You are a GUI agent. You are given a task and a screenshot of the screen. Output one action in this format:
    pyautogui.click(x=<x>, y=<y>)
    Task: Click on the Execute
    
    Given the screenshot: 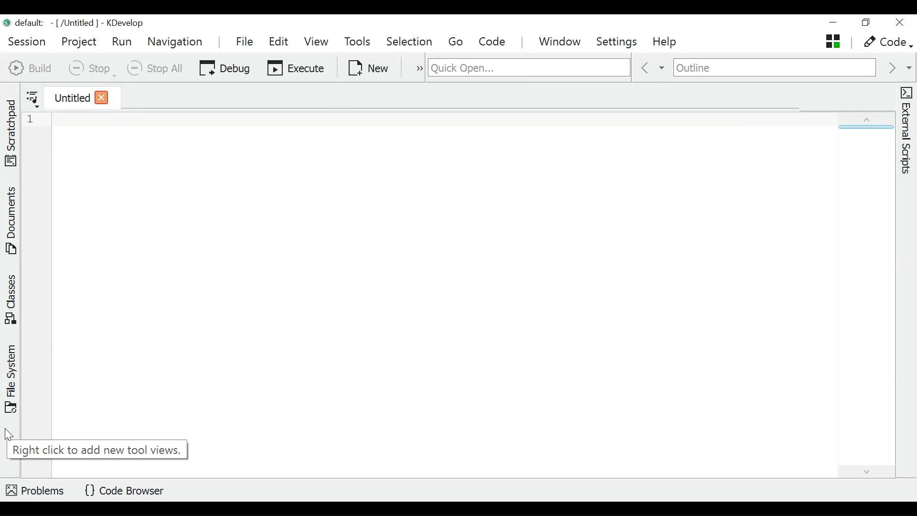 What is the action you would take?
    pyautogui.click(x=297, y=68)
    